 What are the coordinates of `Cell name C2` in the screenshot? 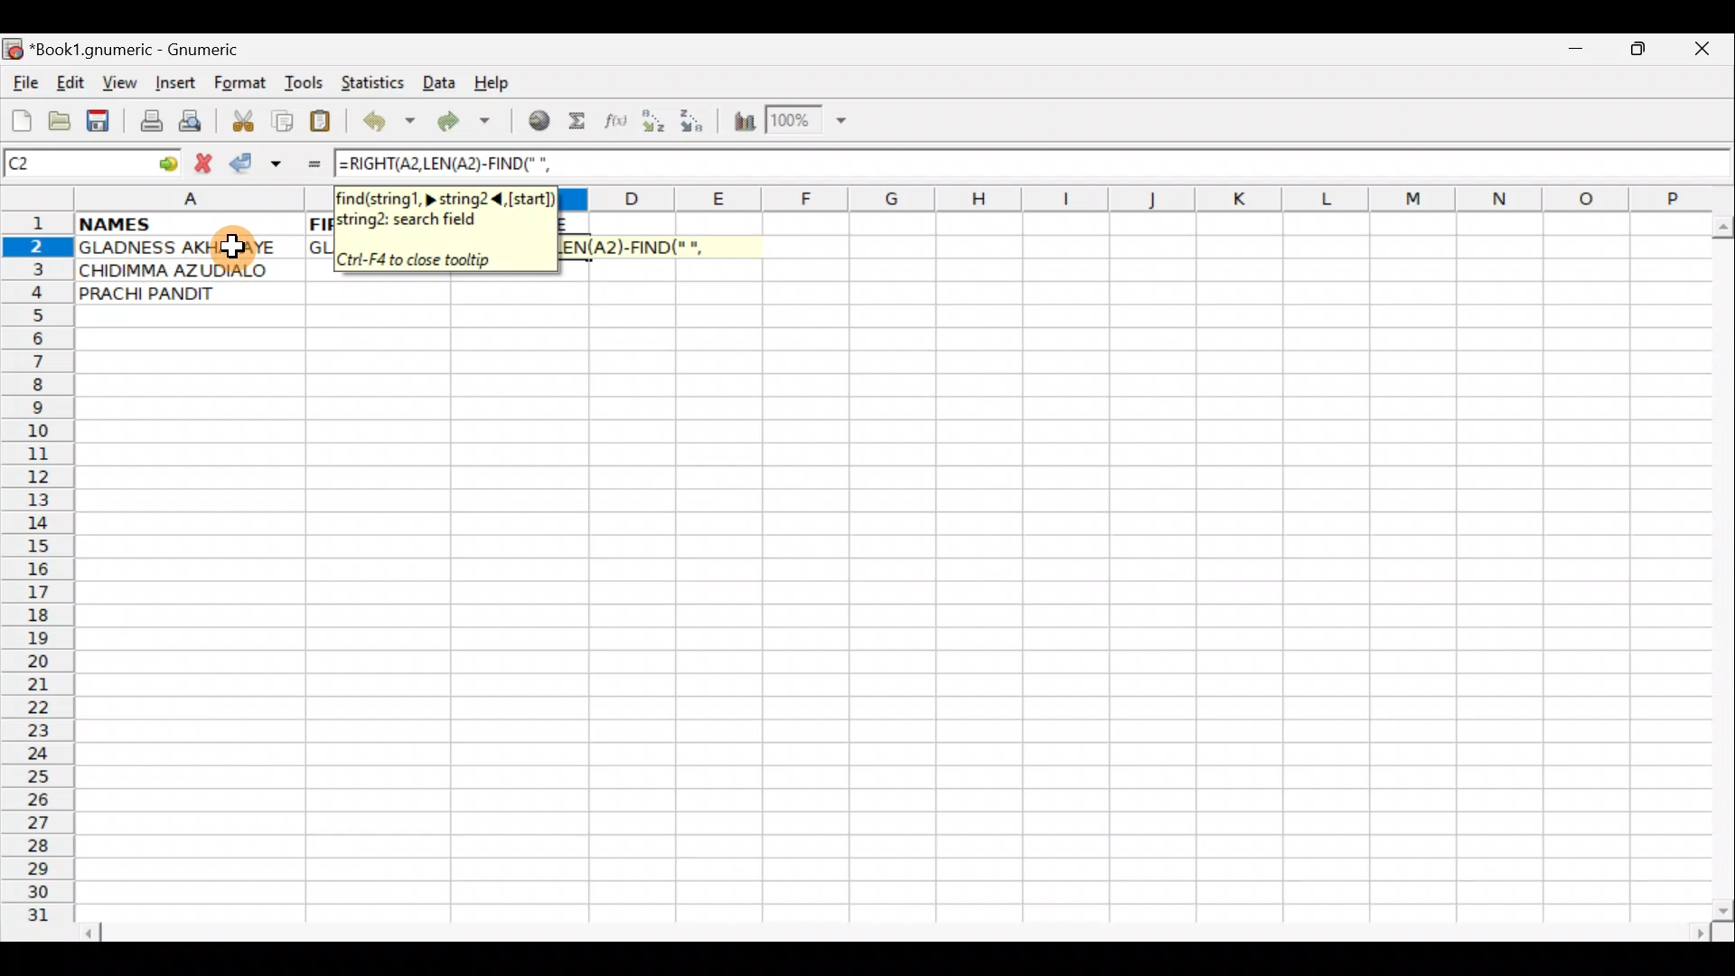 It's located at (72, 164).